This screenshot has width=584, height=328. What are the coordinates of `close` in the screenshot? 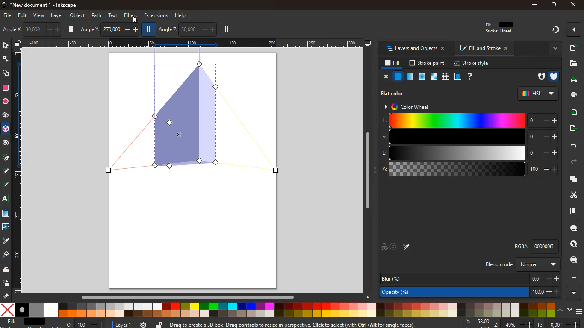 It's located at (572, 5).